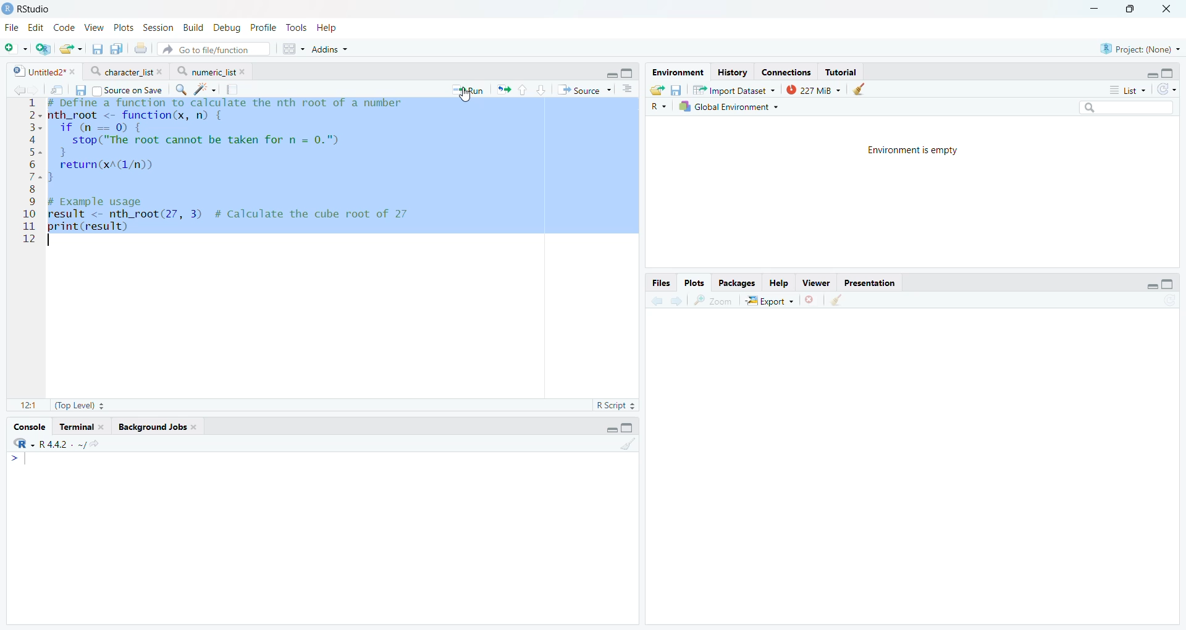 This screenshot has width=1186, height=630. Describe the element at coordinates (660, 106) in the screenshot. I see `R` at that location.